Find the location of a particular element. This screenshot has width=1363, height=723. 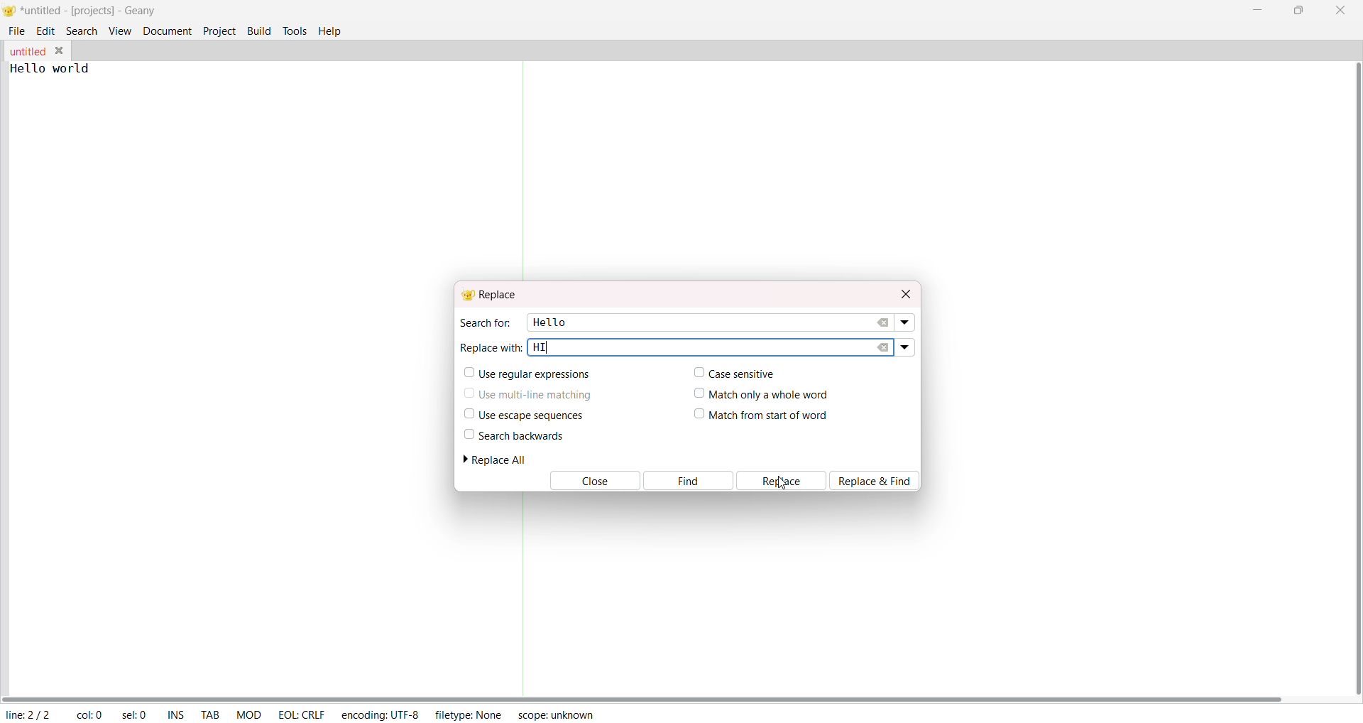

replace all is located at coordinates (500, 460).